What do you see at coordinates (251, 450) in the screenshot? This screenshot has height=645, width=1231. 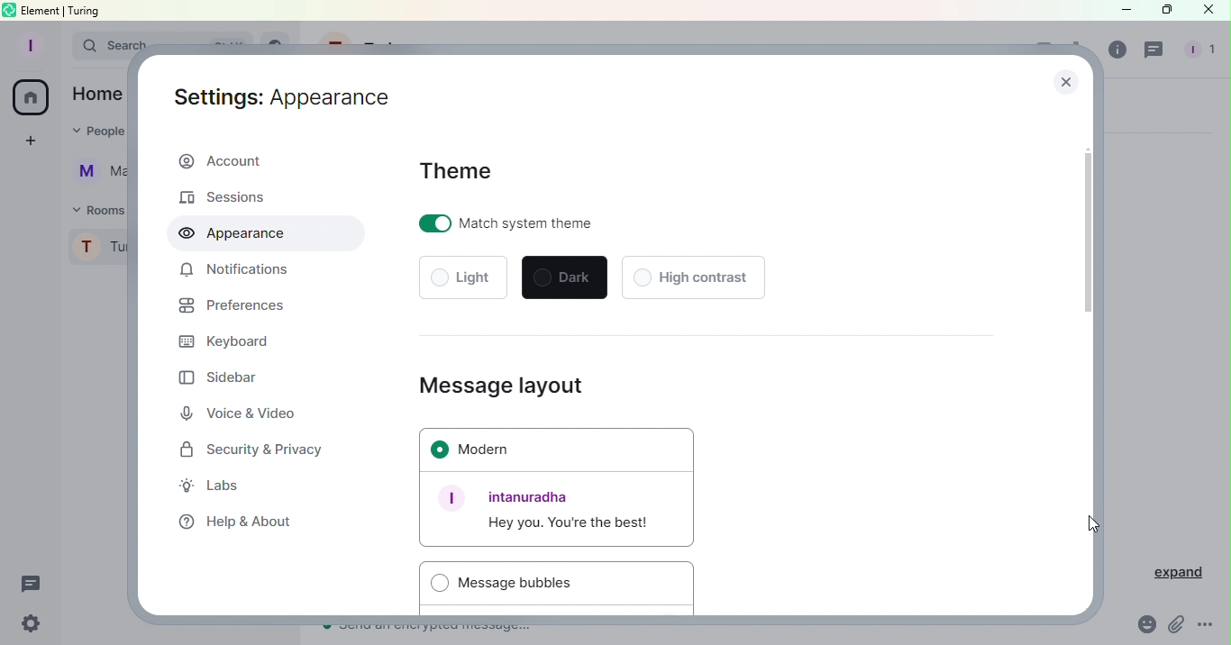 I see `Security and Privacy` at bounding box center [251, 450].